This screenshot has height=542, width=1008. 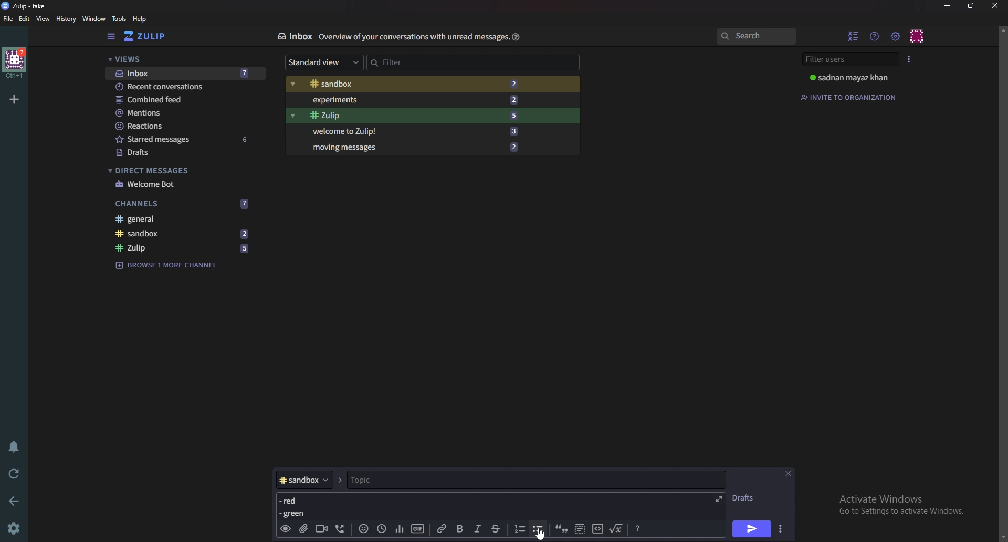 What do you see at coordinates (112, 36) in the screenshot?
I see `Hide sidebar` at bounding box center [112, 36].